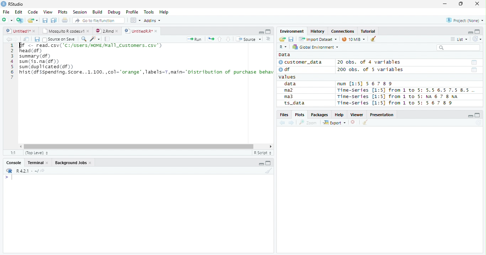 The width and height of the screenshot is (486, 255). Describe the element at coordinates (107, 39) in the screenshot. I see `Compile Report` at that location.